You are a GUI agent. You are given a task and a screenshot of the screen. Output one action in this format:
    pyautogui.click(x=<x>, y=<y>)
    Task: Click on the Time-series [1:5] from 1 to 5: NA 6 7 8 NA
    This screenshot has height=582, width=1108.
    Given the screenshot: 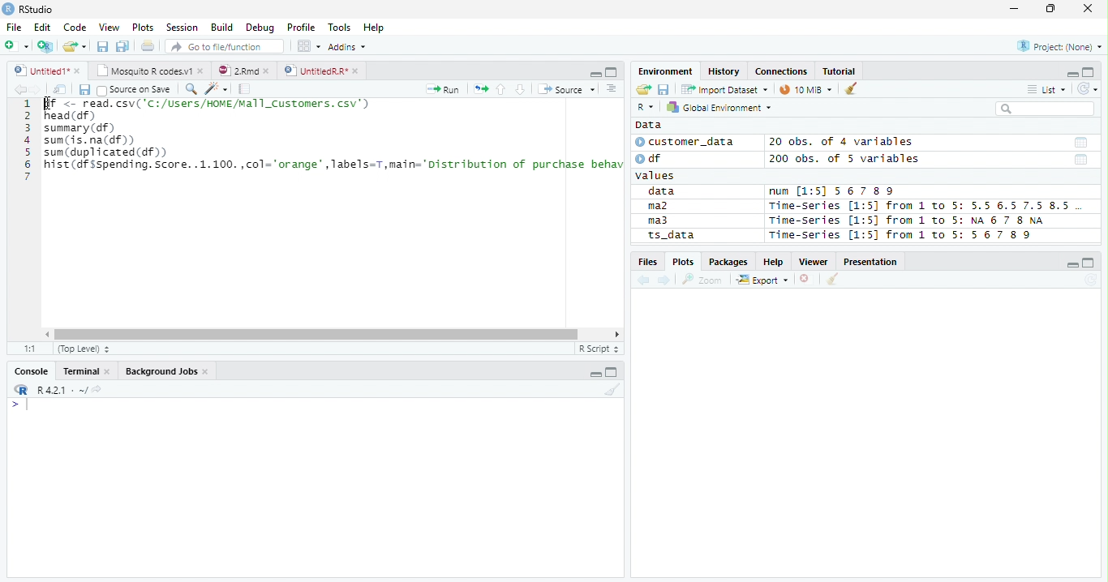 What is the action you would take?
    pyautogui.click(x=913, y=221)
    